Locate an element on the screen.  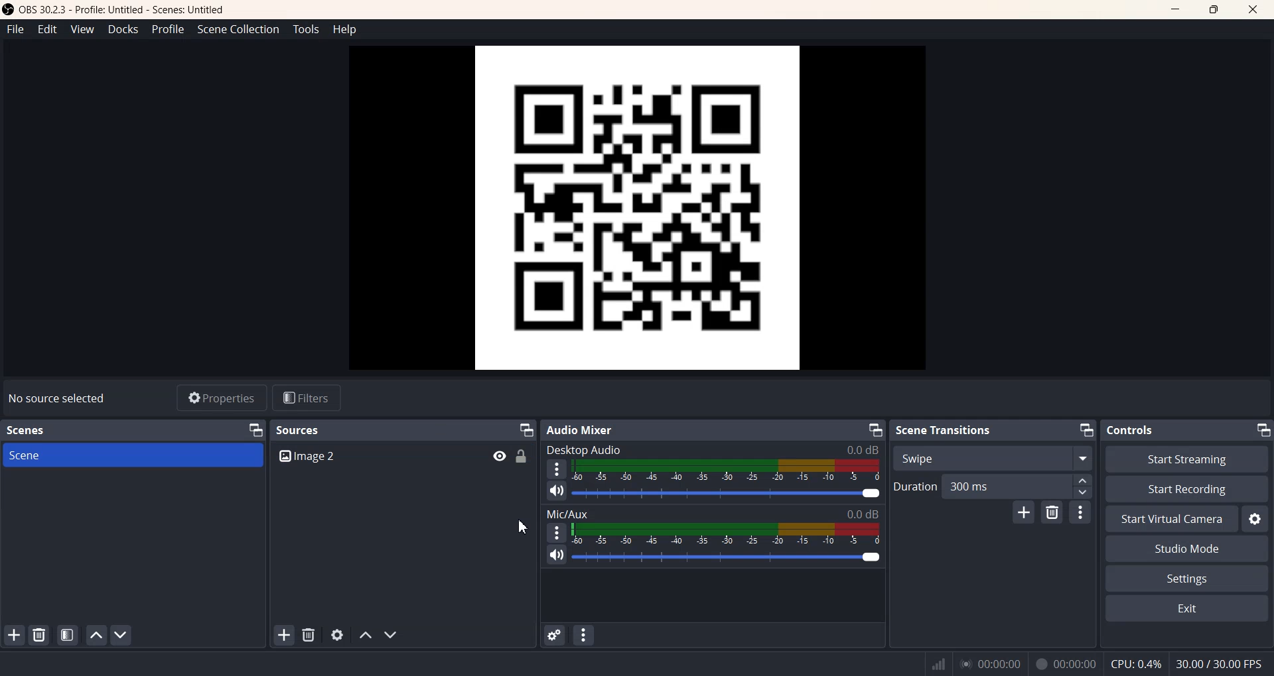
More is located at coordinates (555, 465).